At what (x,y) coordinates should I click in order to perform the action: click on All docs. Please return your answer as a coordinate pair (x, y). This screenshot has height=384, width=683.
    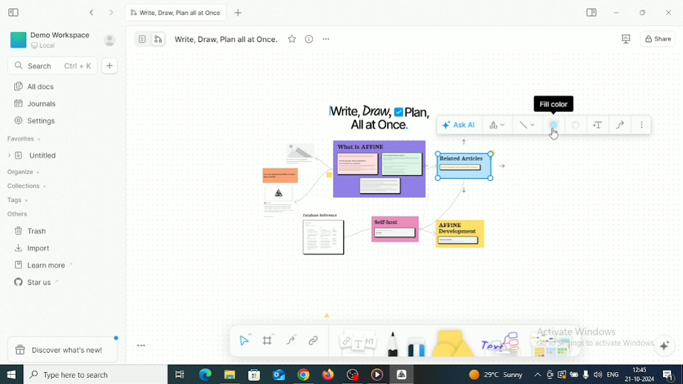
    Looking at the image, I should click on (34, 86).